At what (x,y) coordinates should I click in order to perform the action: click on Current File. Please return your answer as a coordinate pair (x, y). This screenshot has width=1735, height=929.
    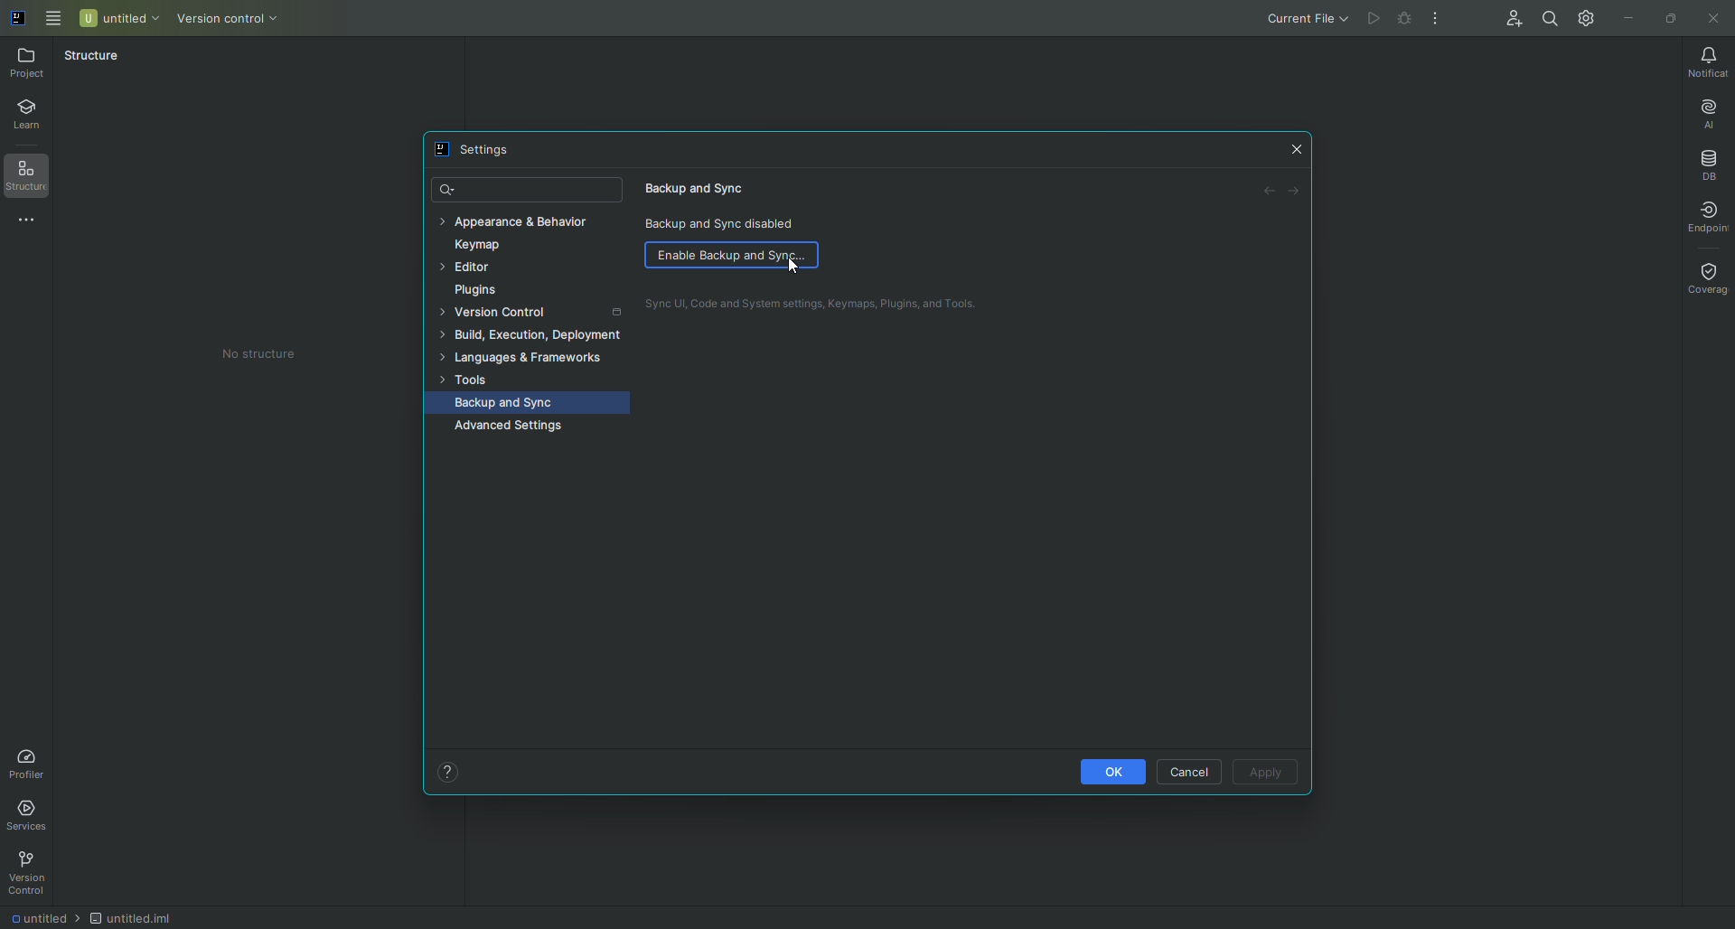
    Looking at the image, I should click on (1291, 20).